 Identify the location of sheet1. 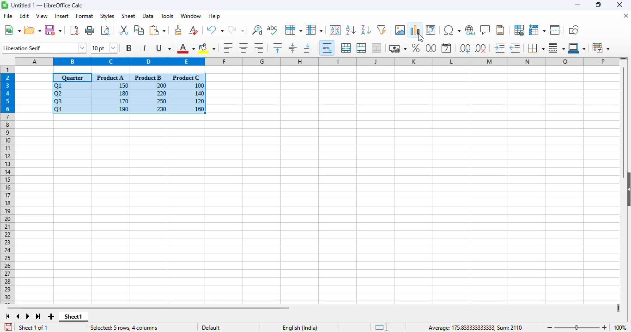
(73, 317).